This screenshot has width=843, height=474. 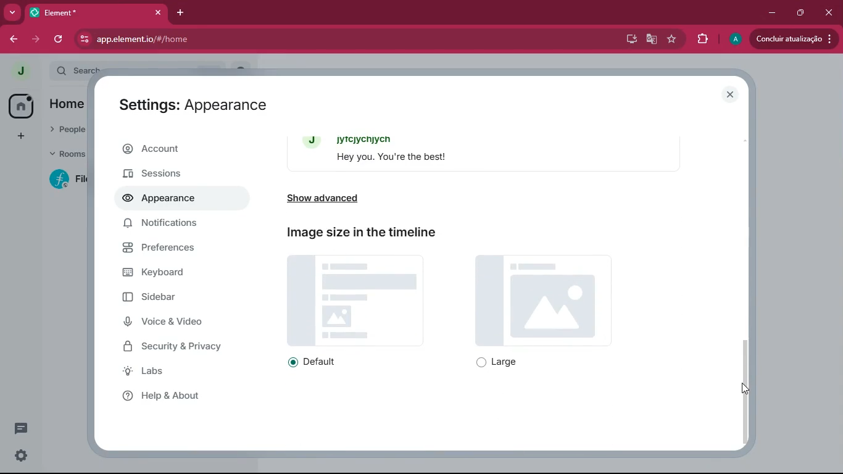 What do you see at coordinates (732, 95) in the screenshot?
I see `close` at bounding box center [732, 95].